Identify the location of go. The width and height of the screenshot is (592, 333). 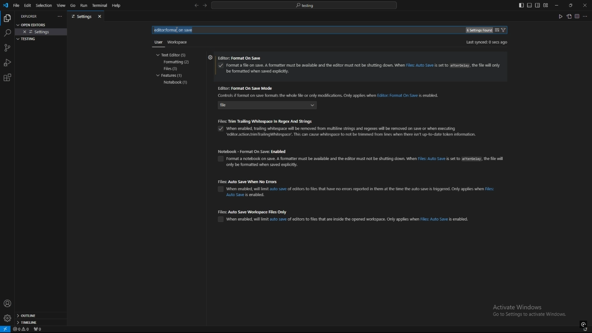
(73, 6).